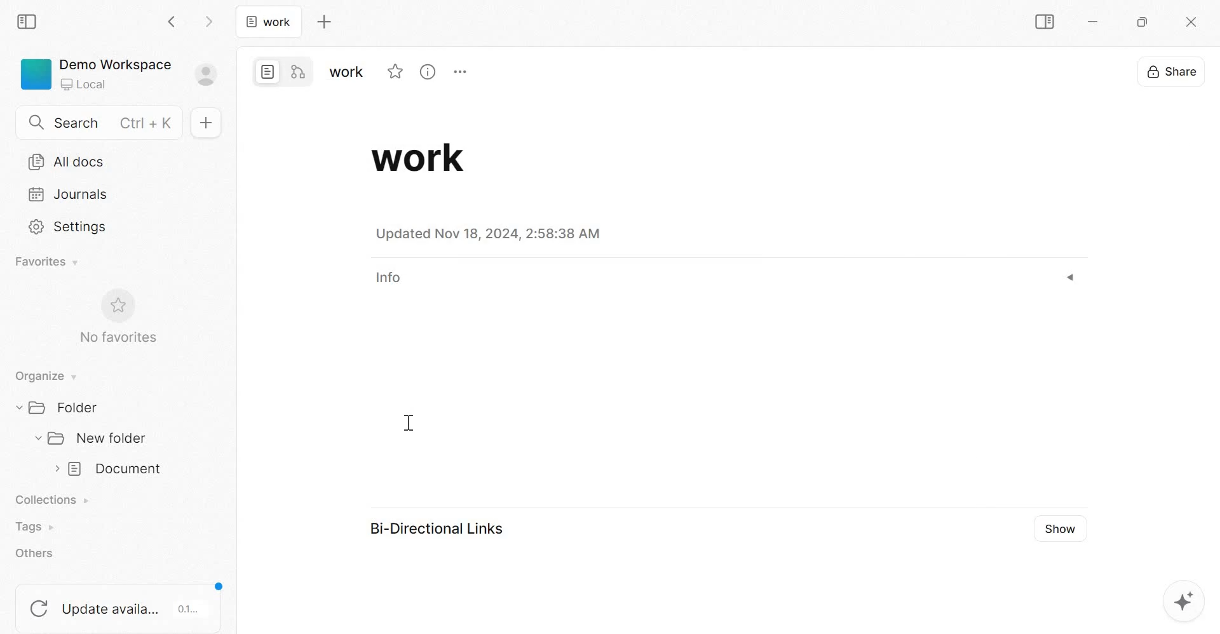  I want to click on Folder, so click(61, 407).